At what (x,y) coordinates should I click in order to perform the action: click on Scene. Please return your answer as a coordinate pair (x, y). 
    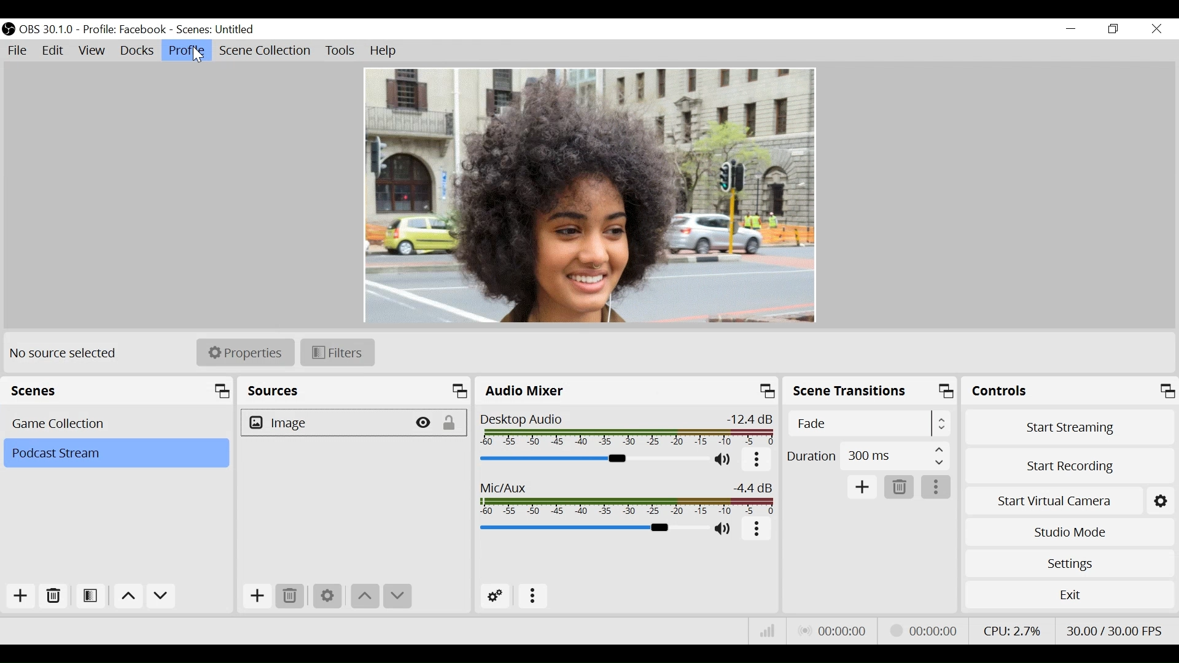
    Looking at the image, I should click on (219, 29).